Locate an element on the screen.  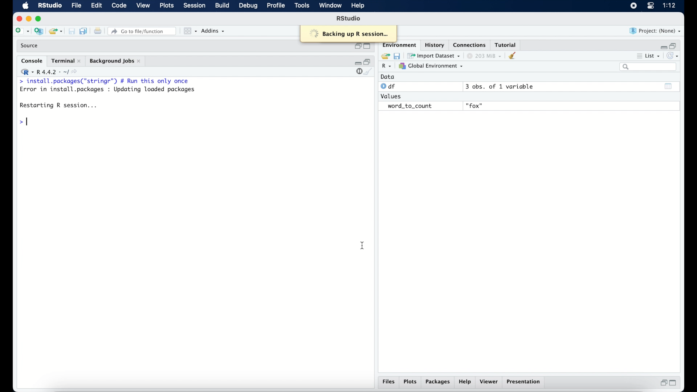
maximize is located at coordinates (674, 383).